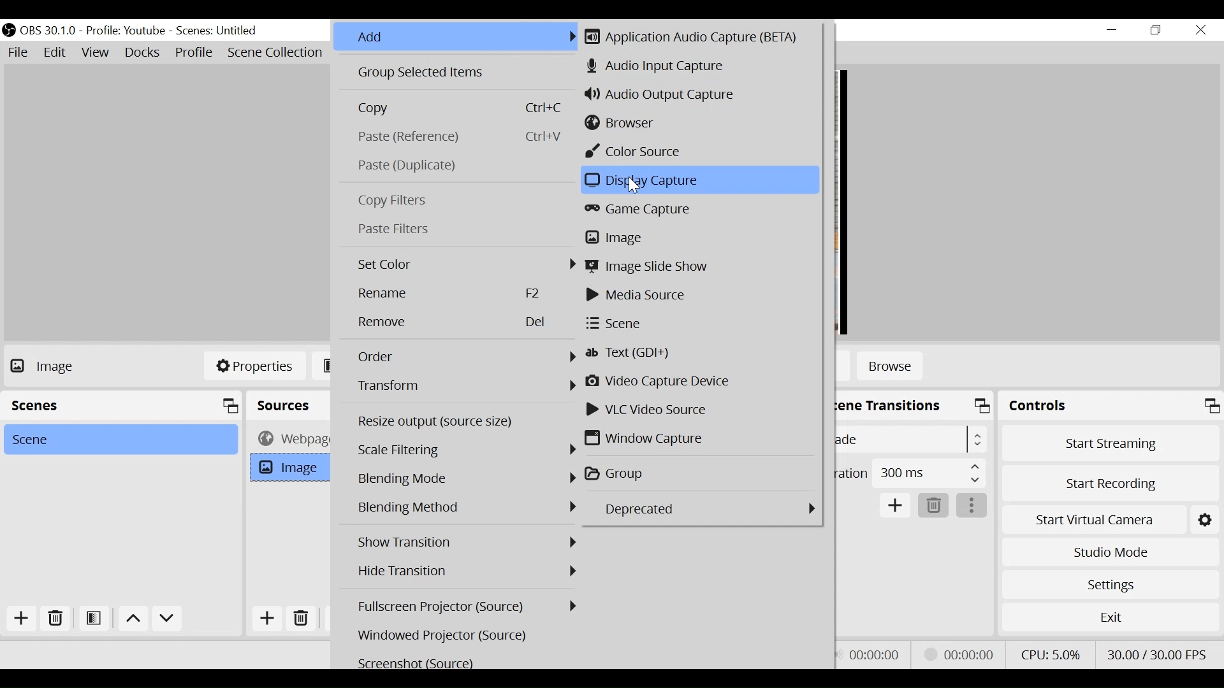  Describe the element at coordinates (458, 202) in the screenshot. I see `Copy Filters` at that location.